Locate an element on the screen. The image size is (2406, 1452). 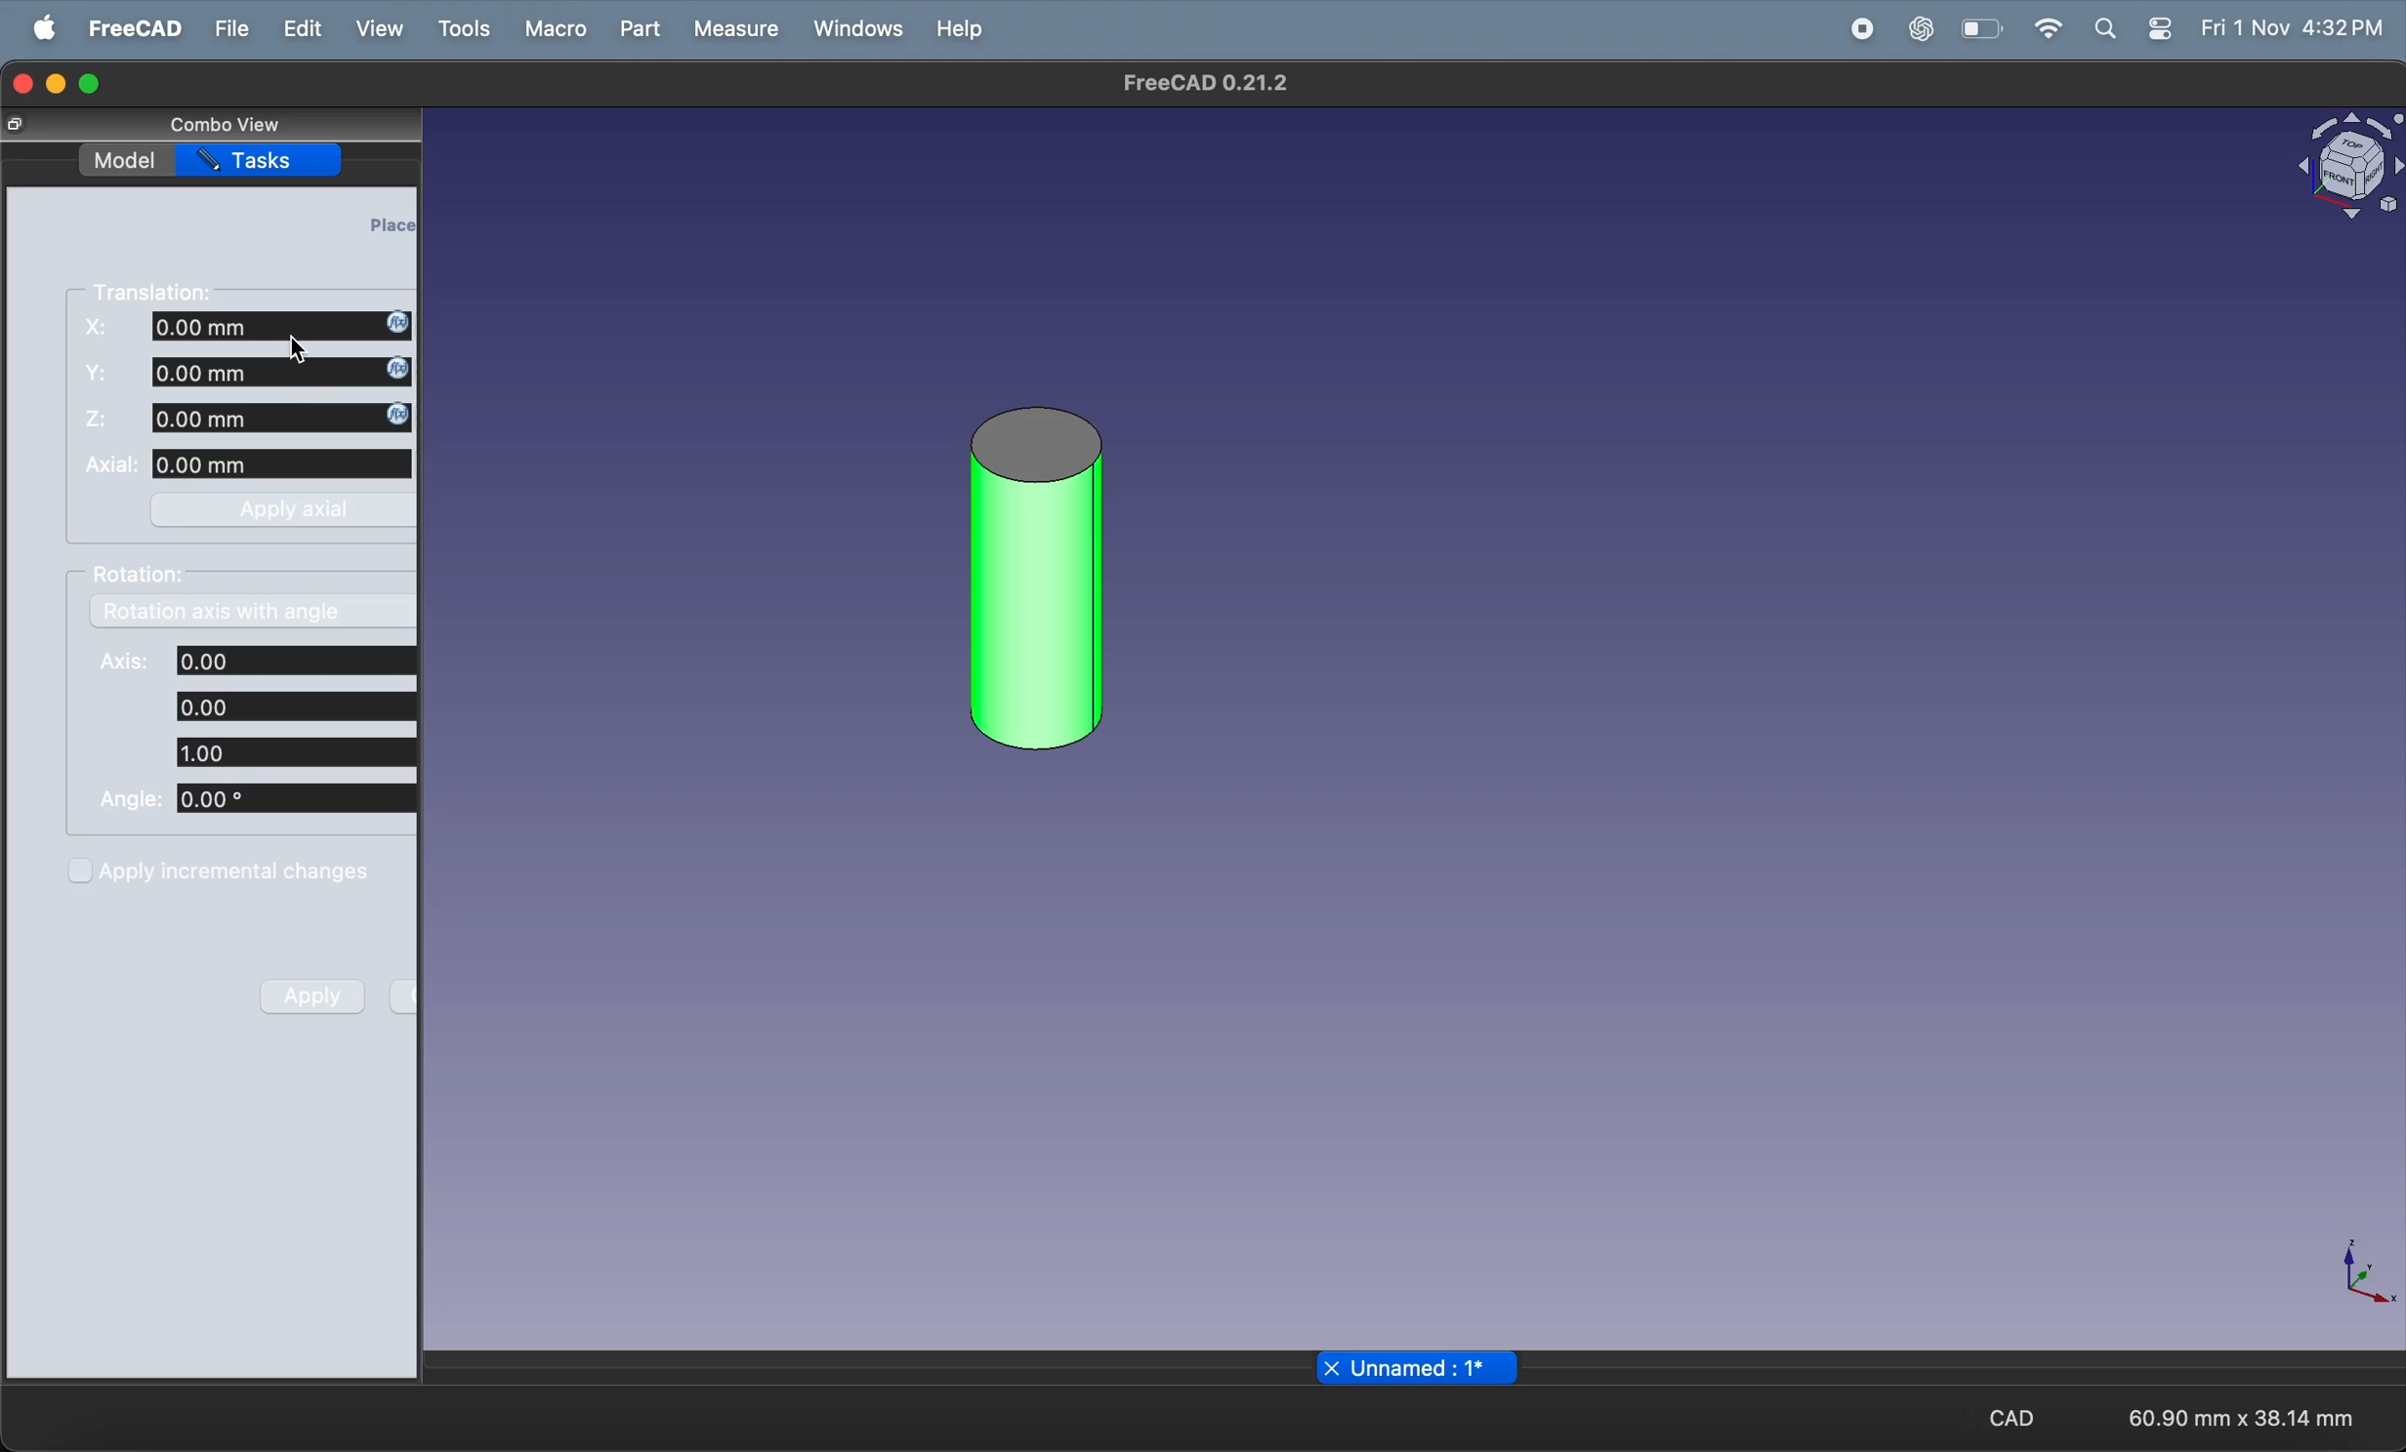
rotation axis with angle is located at coordinates (256, 611).